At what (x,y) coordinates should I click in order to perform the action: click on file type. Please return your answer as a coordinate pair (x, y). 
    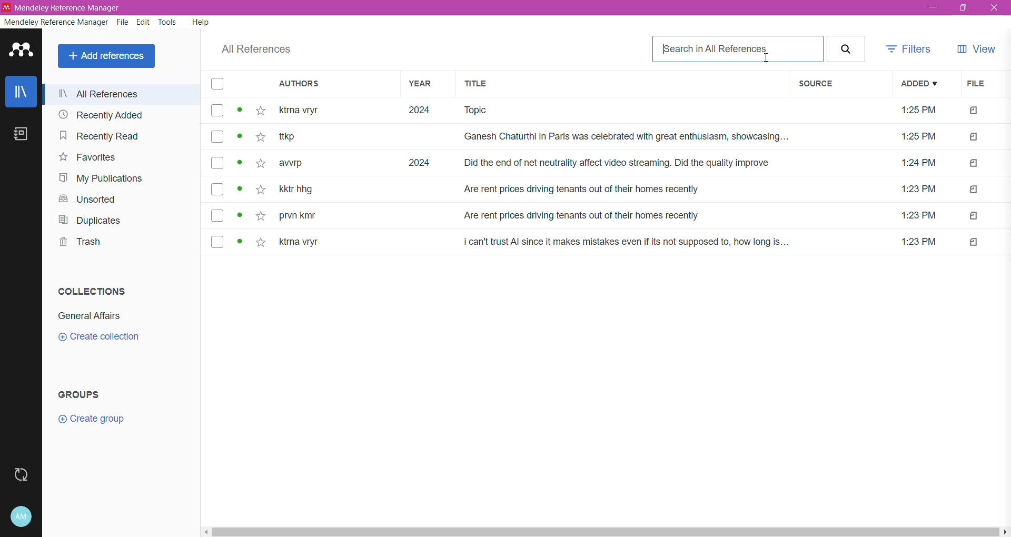
    Looking at the image, I should click on (974, 243).